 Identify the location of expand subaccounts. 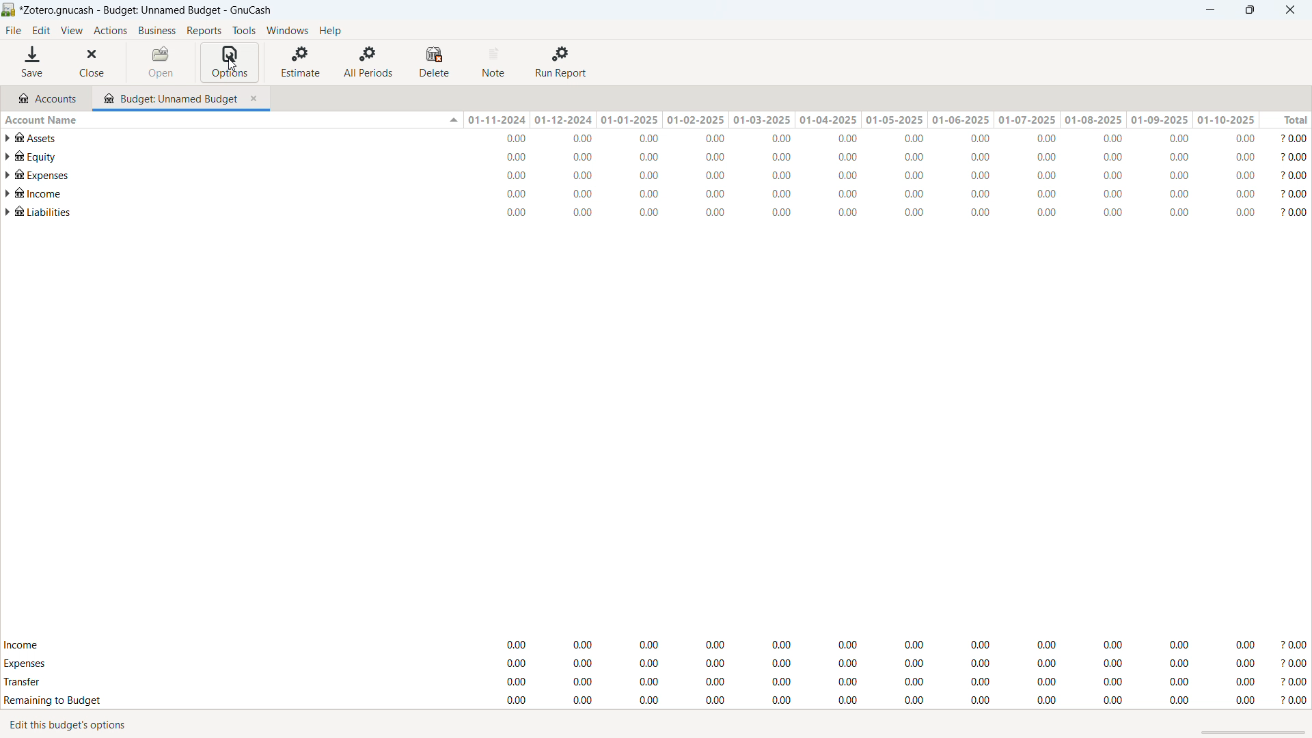
(8, 212).